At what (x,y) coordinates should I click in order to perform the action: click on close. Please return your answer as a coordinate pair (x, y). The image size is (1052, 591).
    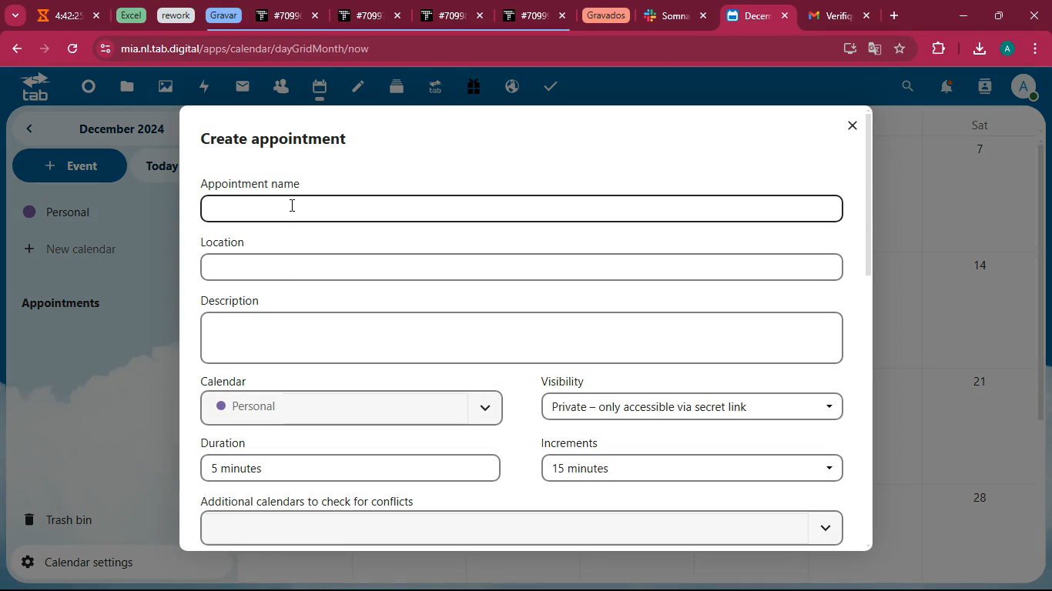
    Looking at the image, I should click on (852, 125).